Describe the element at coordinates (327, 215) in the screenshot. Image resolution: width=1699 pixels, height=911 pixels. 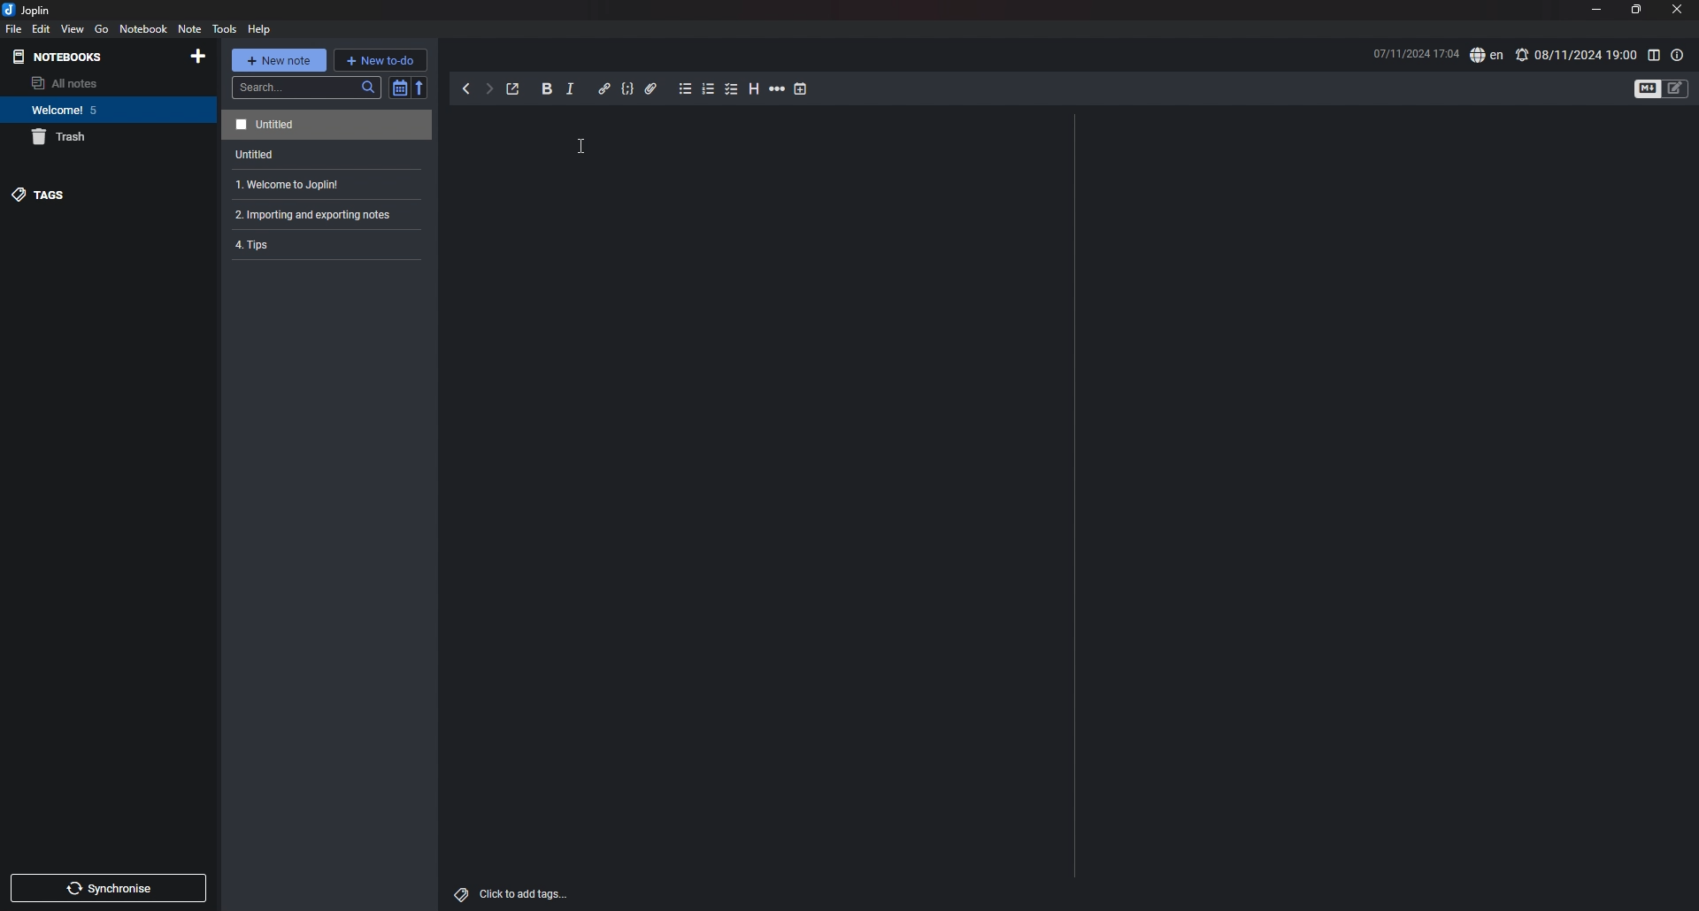
I see `note` at that location.